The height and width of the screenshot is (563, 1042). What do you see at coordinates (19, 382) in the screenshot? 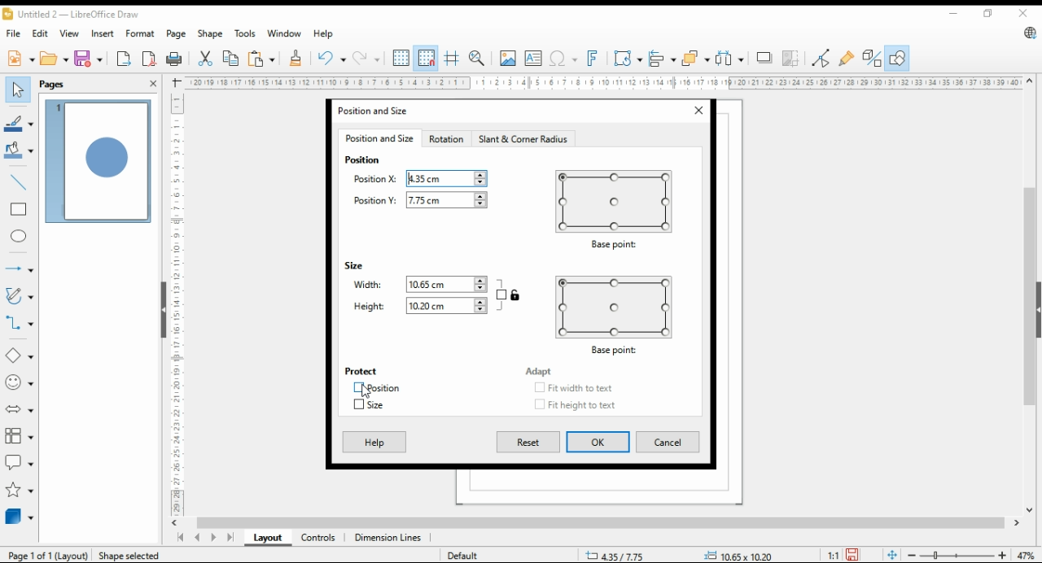
I see `symbol shapes` at bounding box center [19, 382].